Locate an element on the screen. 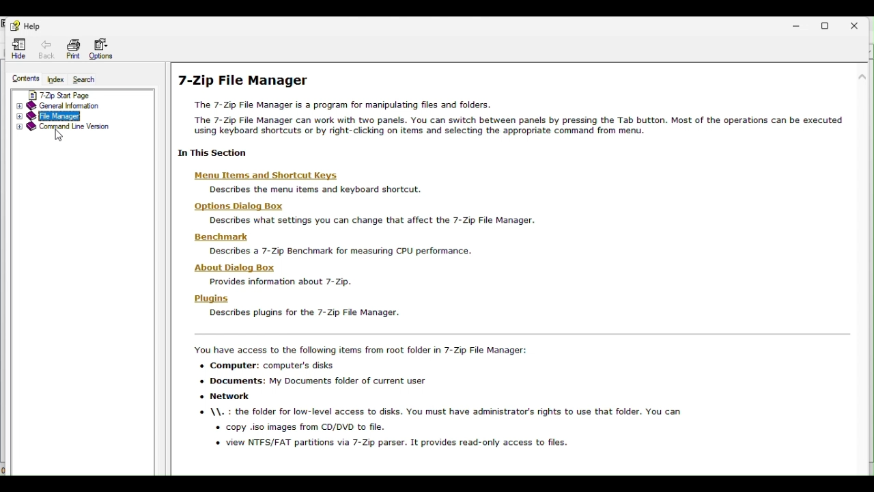 The height and width of the screenshot is (492, 874). Index is located at coordinates (55, 80).